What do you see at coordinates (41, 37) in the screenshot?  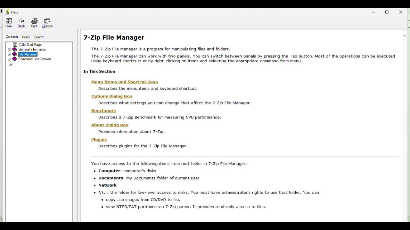 I see `Search` at bounding box center [41, 37].